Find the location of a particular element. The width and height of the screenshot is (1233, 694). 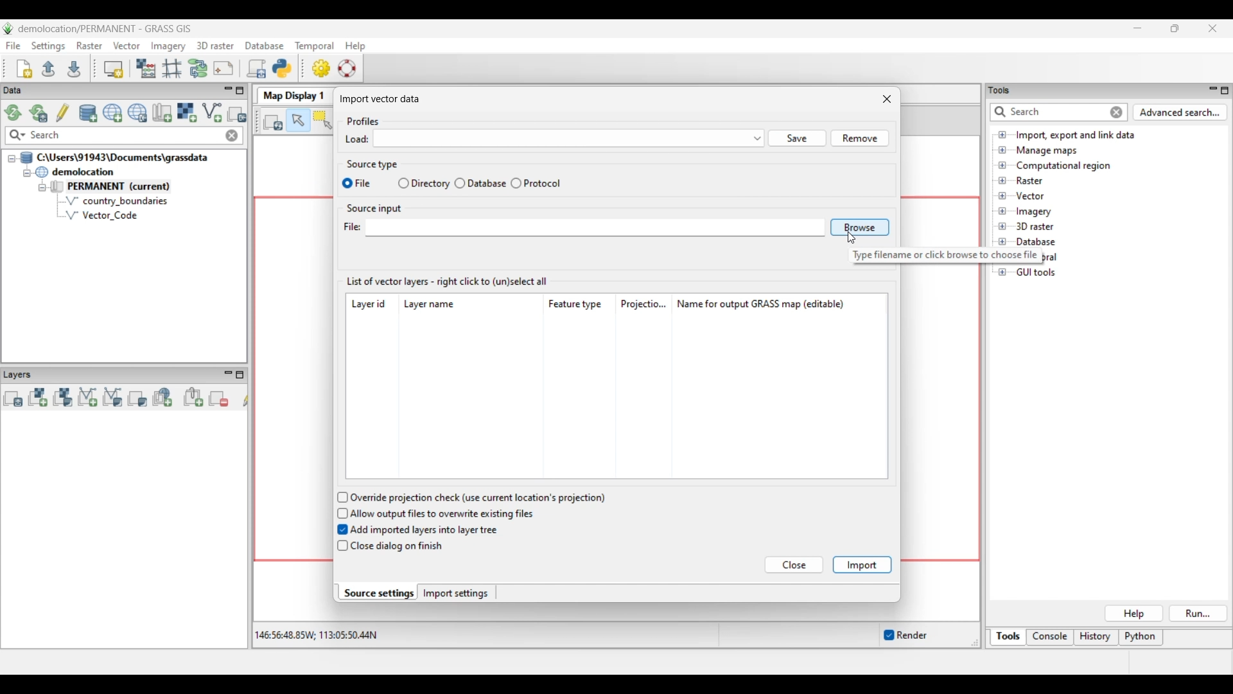

Double click to see files under Raster is located at coordinates (1029, 181).